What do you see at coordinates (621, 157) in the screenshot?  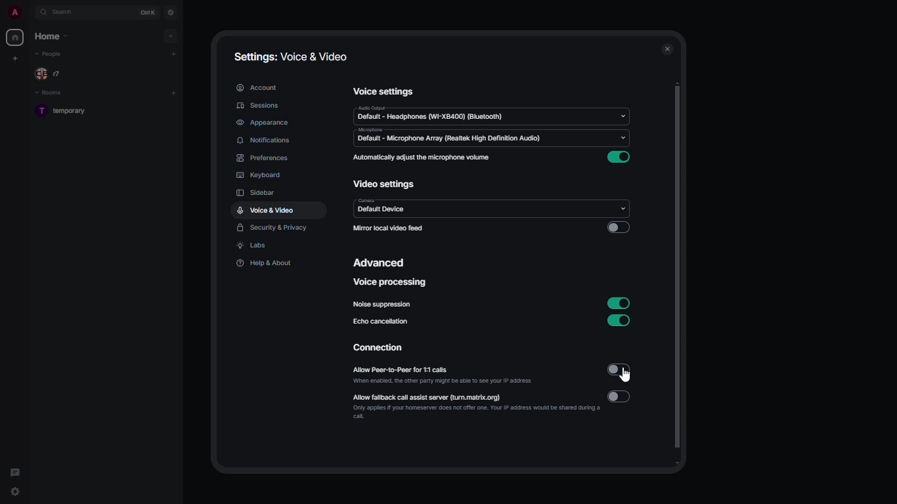 I see `enabled` at bounding box center [621, 157].